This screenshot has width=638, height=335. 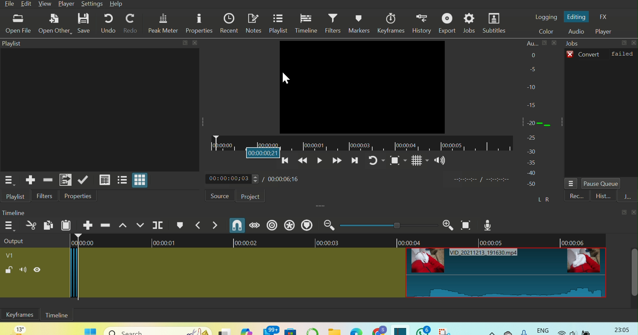 What do you see at coordinates (200, 22) in the screenshot?
I see `Properties` at bounding box center [200, 22].